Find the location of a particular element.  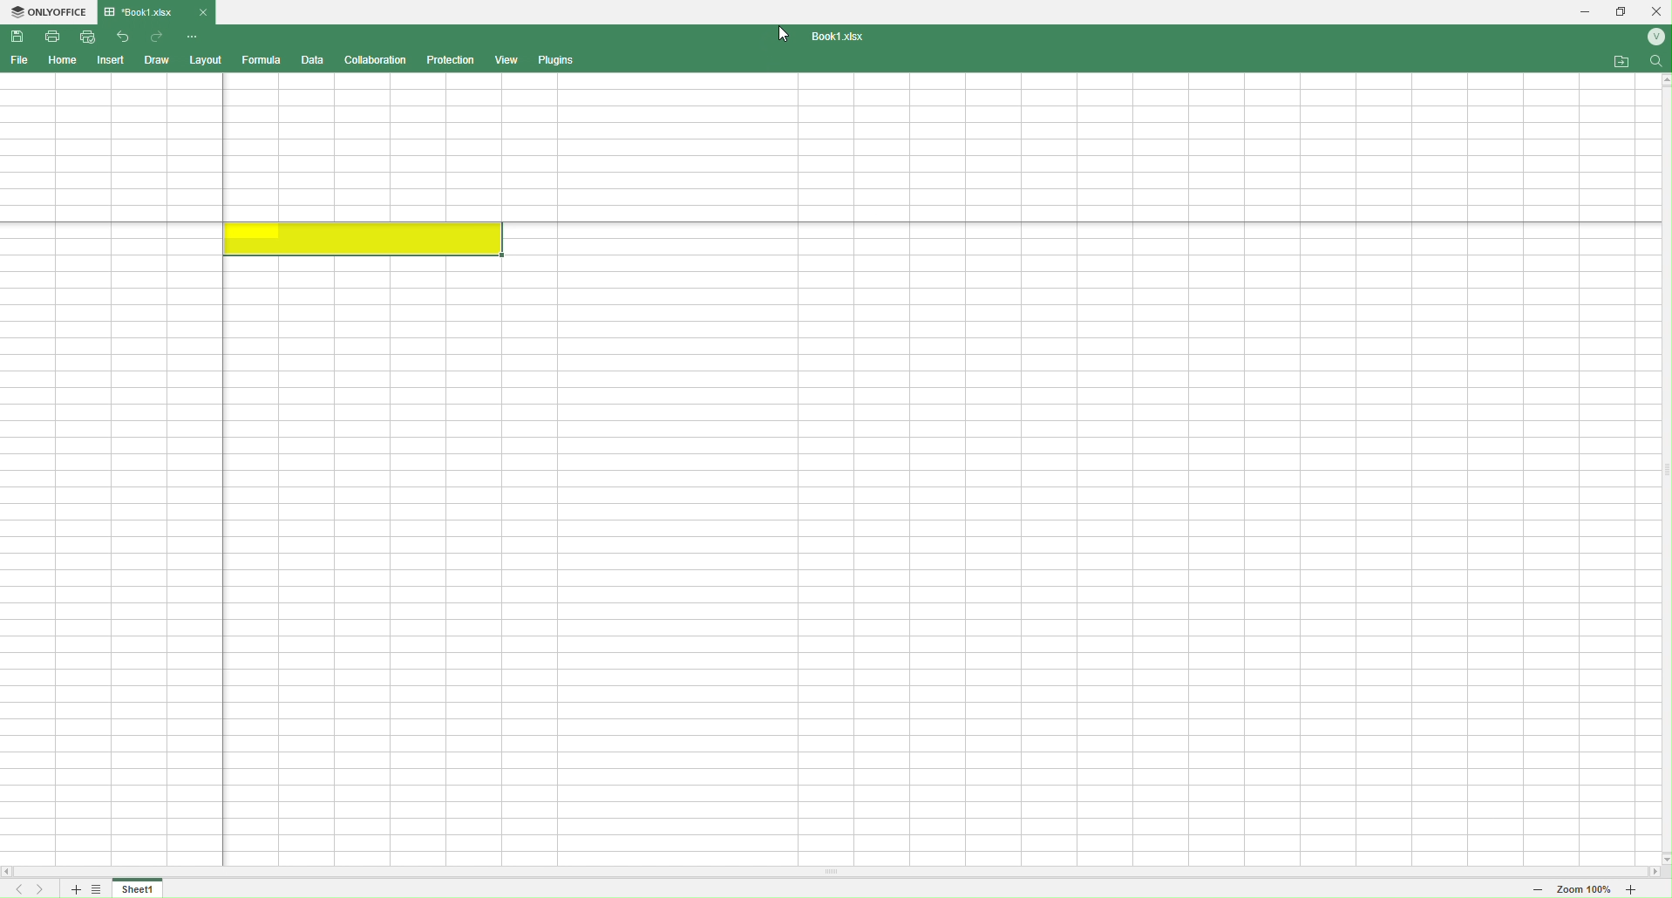

Formula is located at coordinates (262, 60).